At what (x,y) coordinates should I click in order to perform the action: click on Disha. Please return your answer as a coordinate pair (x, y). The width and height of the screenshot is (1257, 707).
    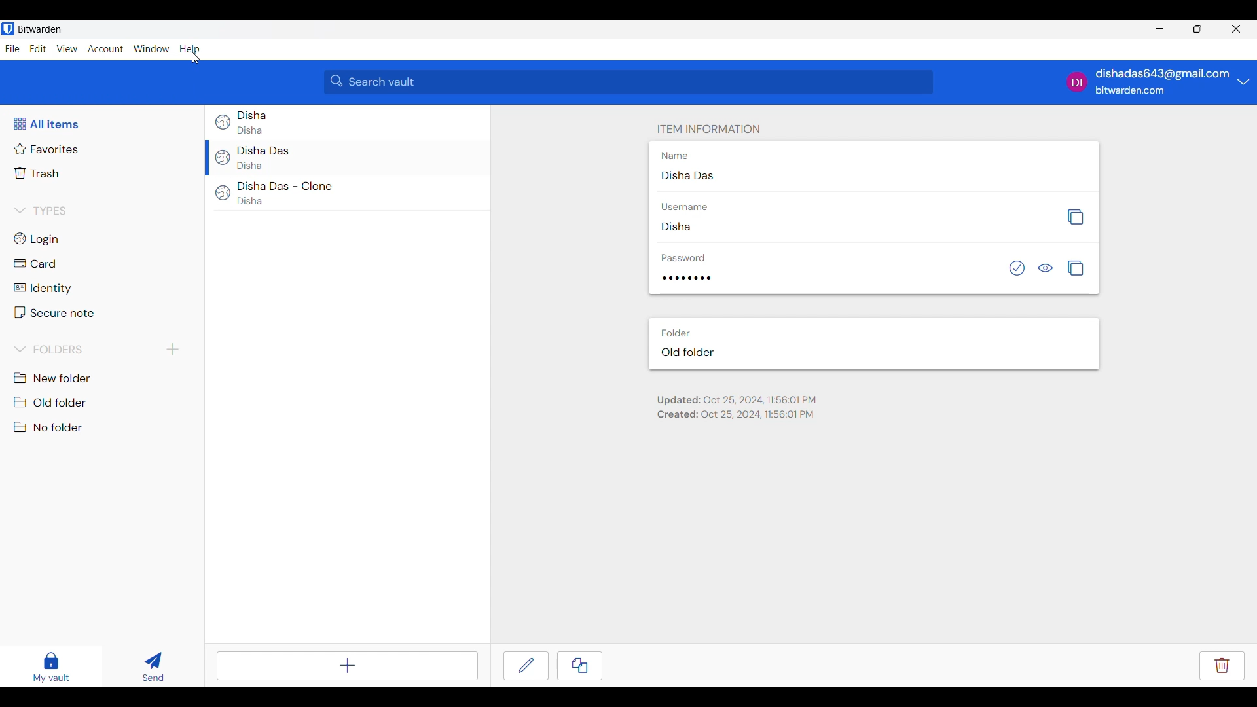
    Looking at the image, I should click on (250, 130).